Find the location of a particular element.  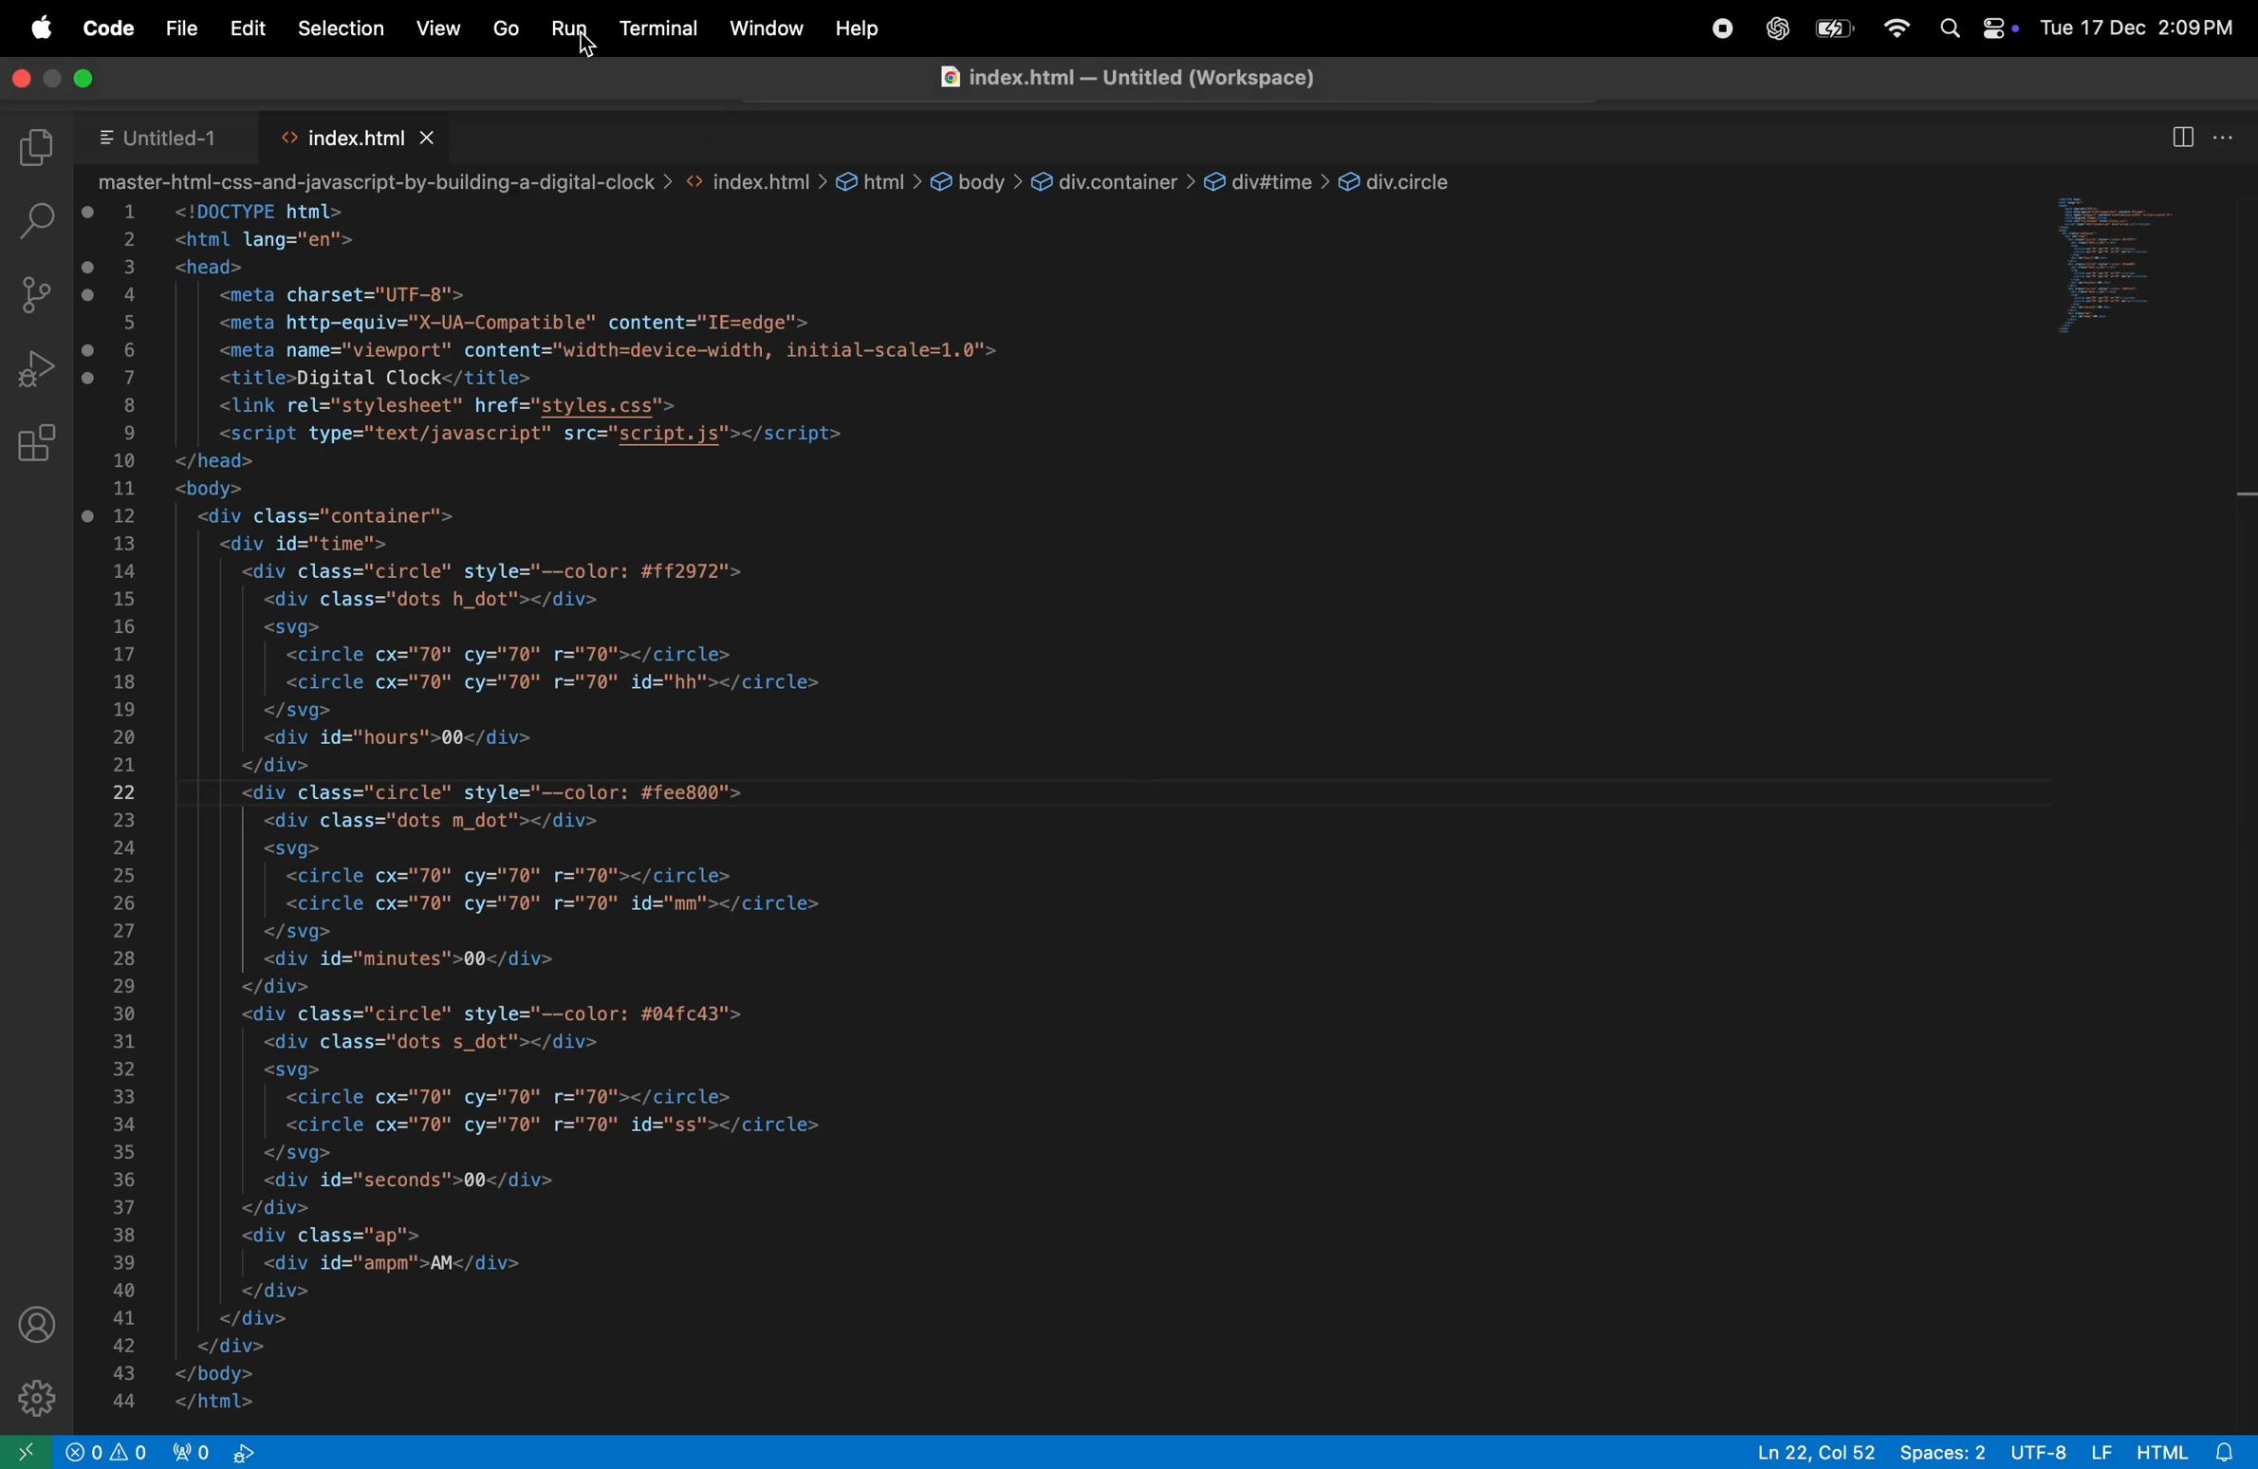

split editor is located at coordinates (2182, 133).